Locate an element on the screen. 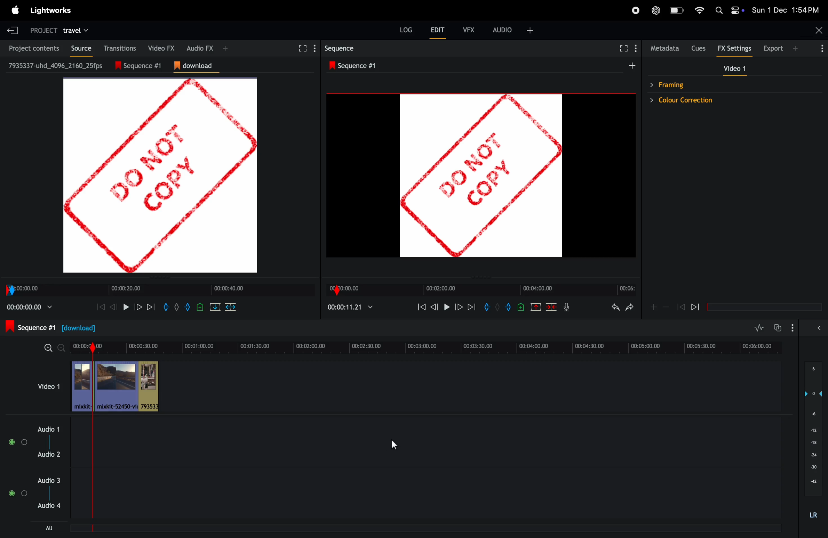 This screenshot has height=538, width=828. backward is located at coordinates (681, 307).